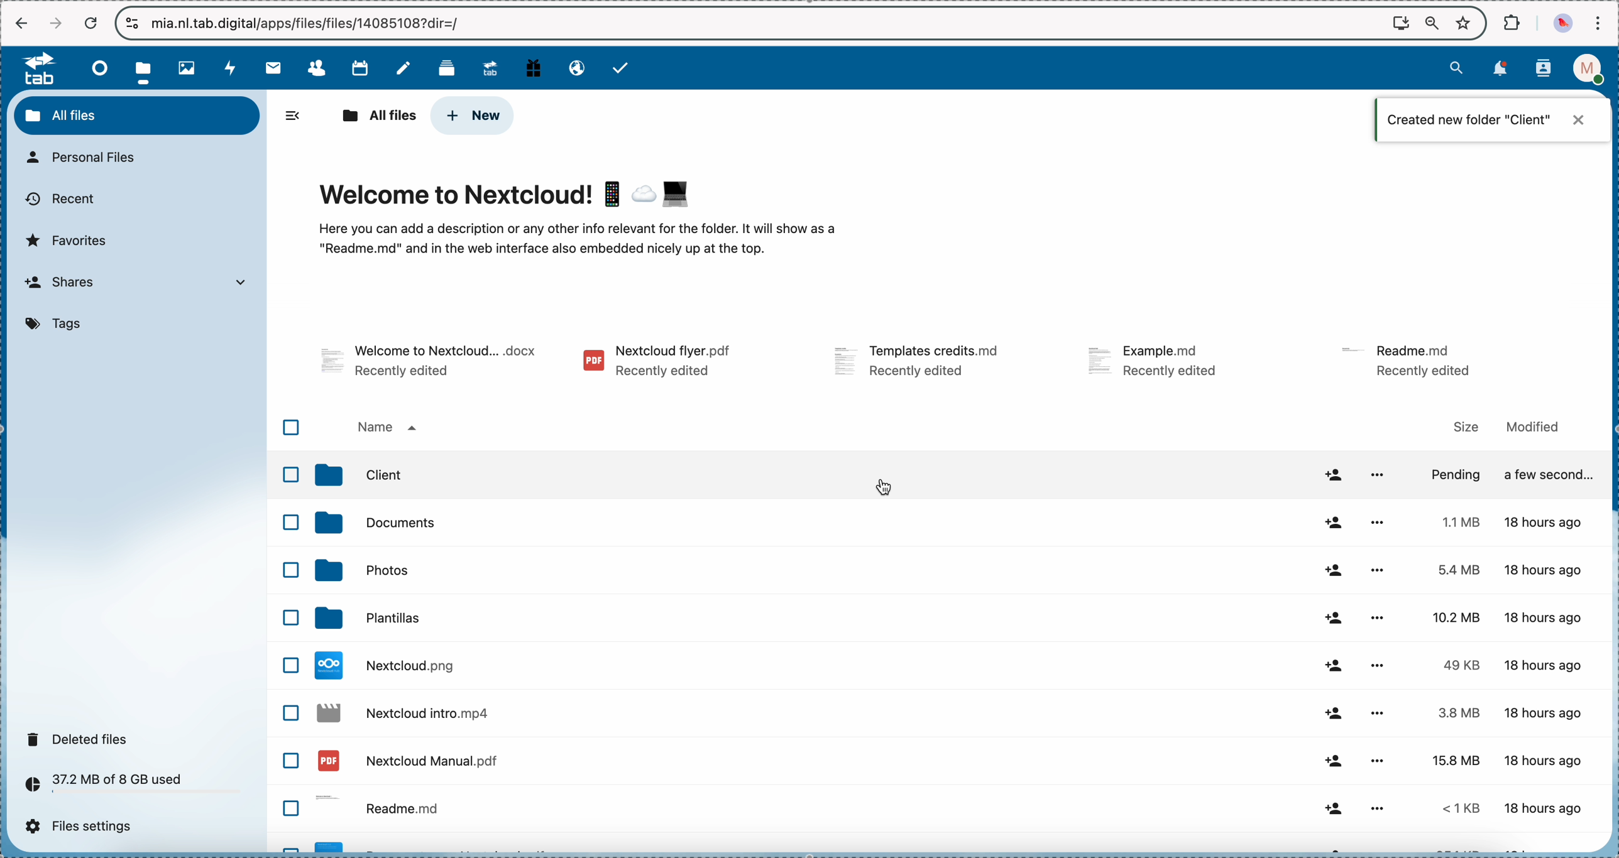 The height and width of the screenshot is (858, 1619). I want to click on favorites, so click(70, 240).